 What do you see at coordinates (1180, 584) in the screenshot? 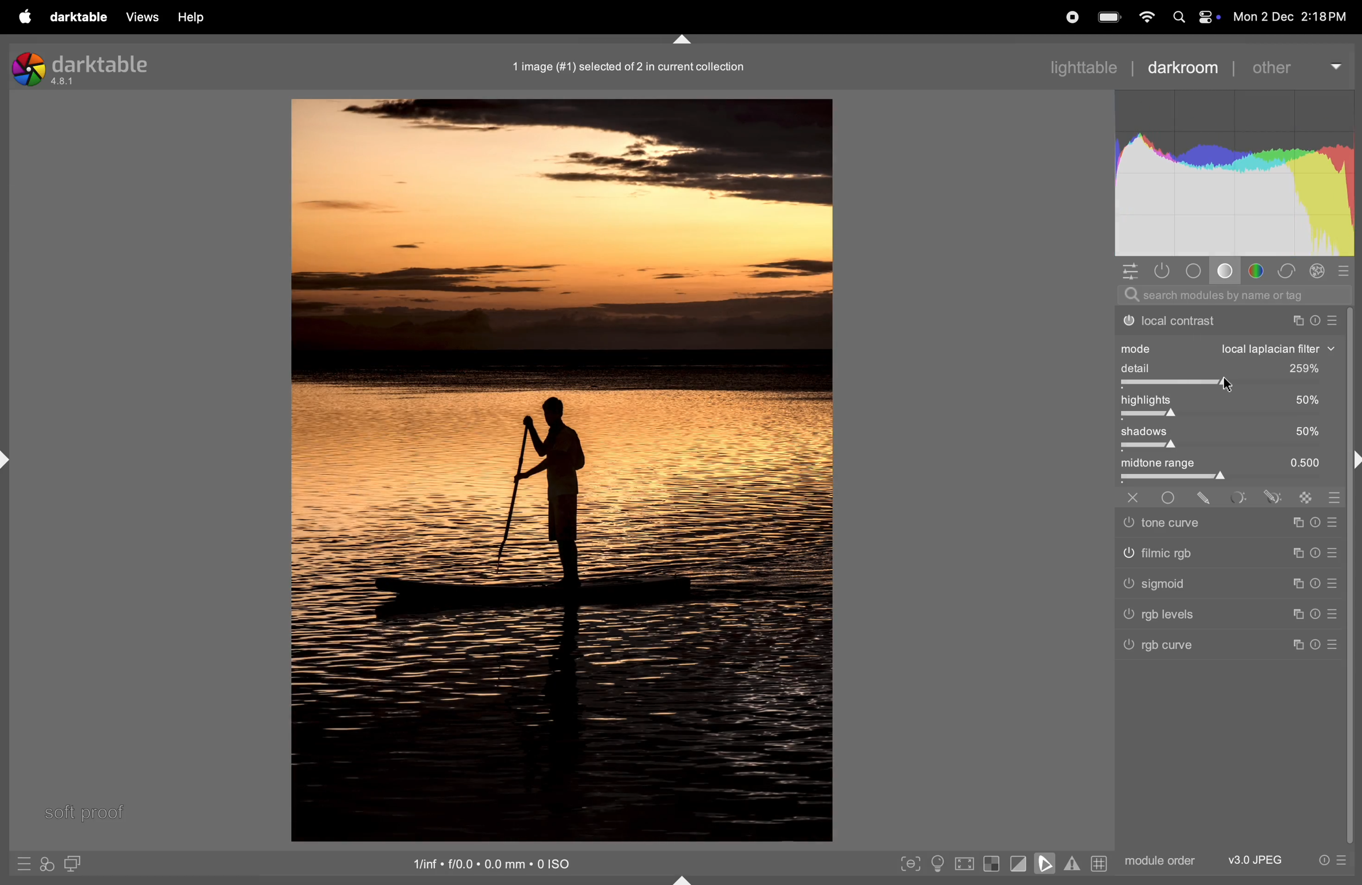
I see `` at bounding box center [1180, 584].